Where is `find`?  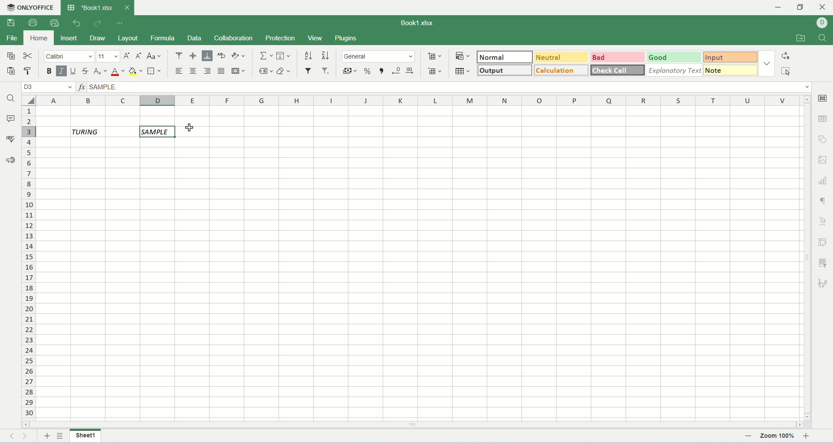 find is located at coordinates (823, 38).